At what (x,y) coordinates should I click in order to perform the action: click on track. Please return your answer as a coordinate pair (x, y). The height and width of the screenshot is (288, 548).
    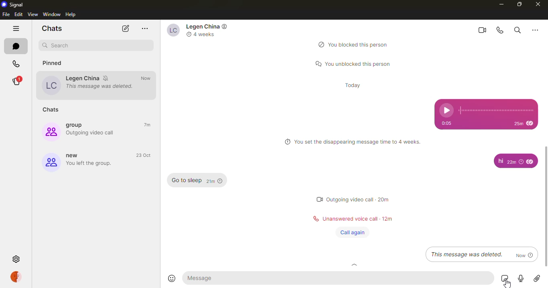
    Looking at the image, I should click on (496, 110).